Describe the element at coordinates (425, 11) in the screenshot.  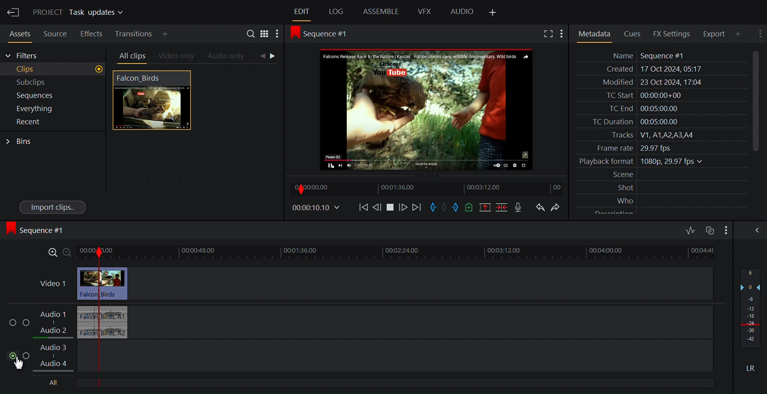
I see `VFX` at that location.